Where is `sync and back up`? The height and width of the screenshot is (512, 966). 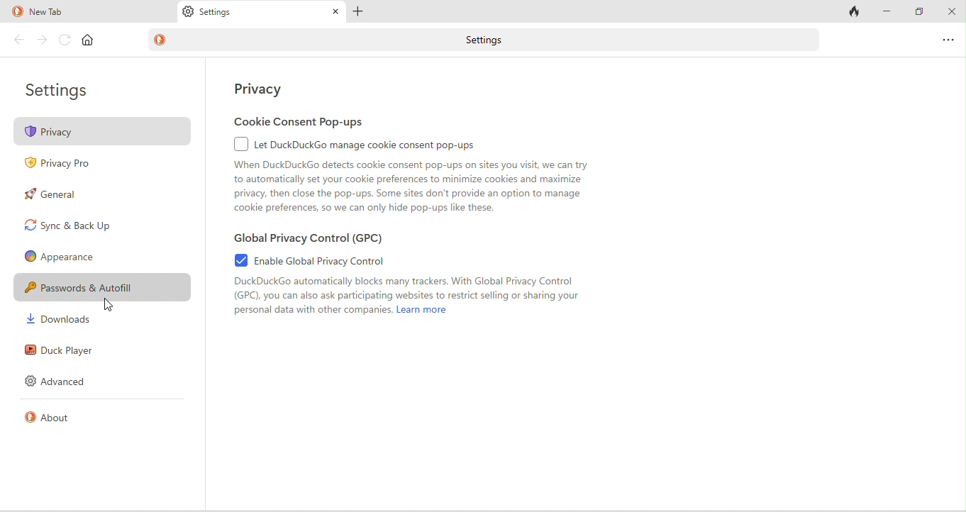
sync and back up is located at coordinates (77, 227).